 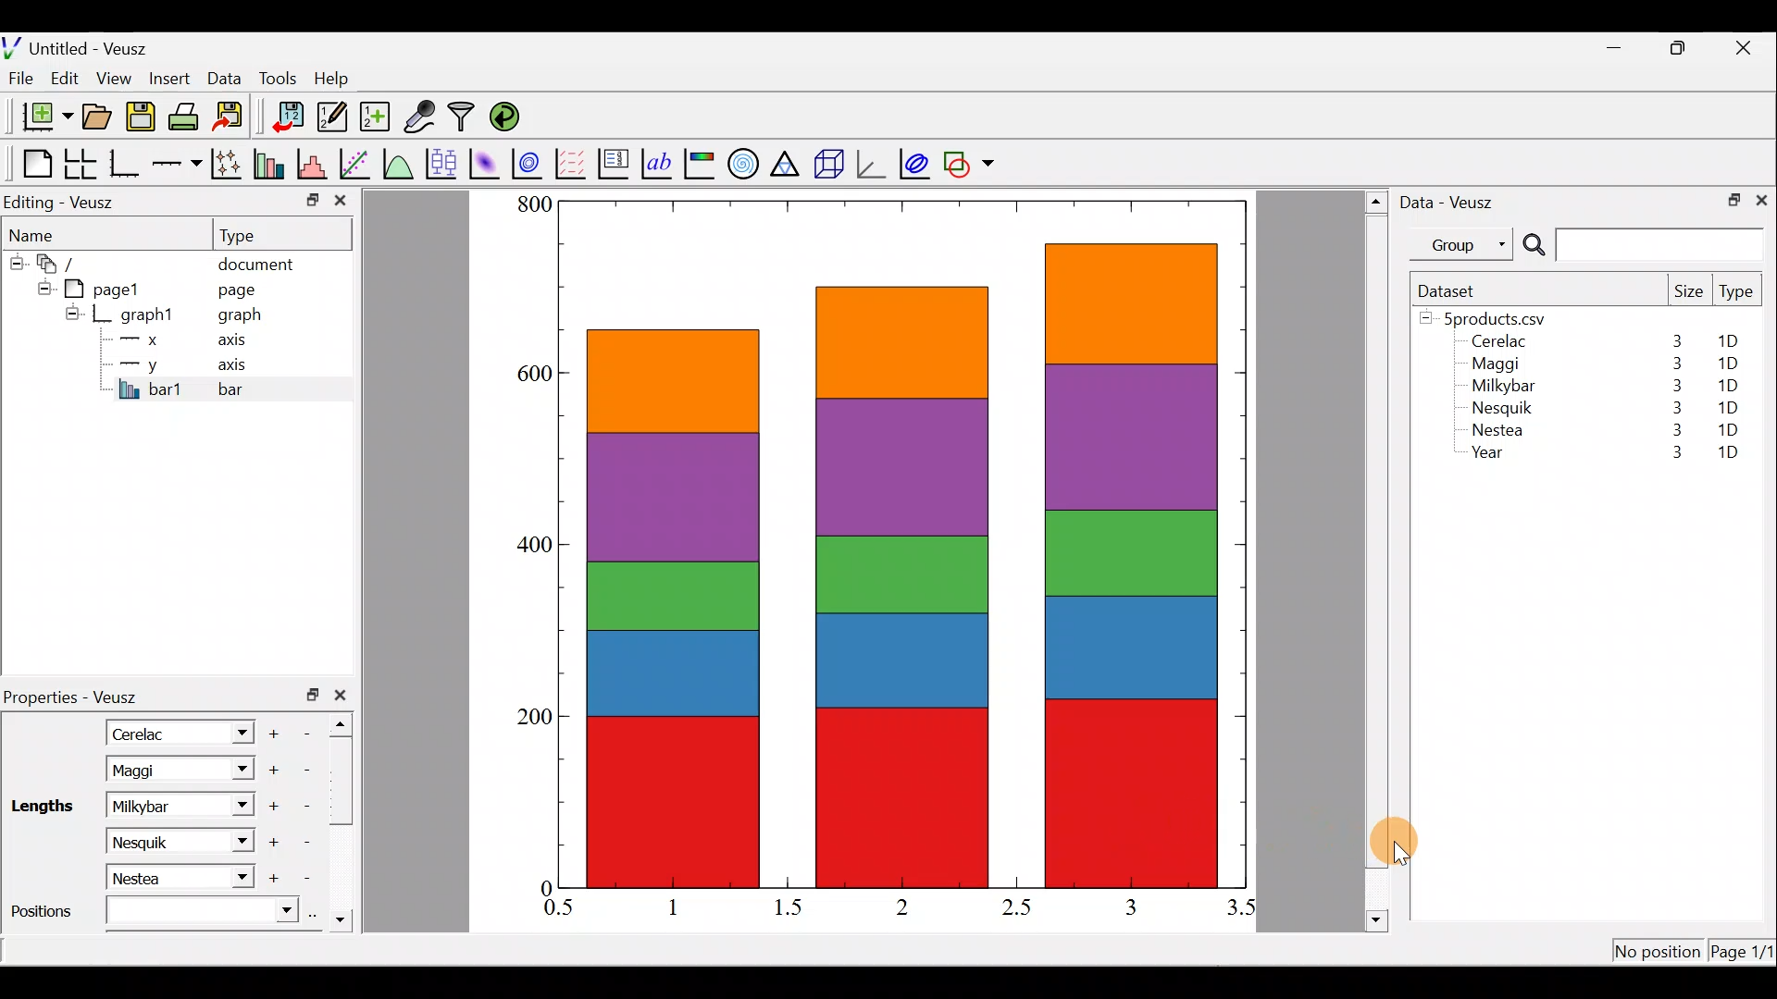 What do you see at coordinates (537, 548) in the screenshot?
I see `400` at bounding box center [537, 548].